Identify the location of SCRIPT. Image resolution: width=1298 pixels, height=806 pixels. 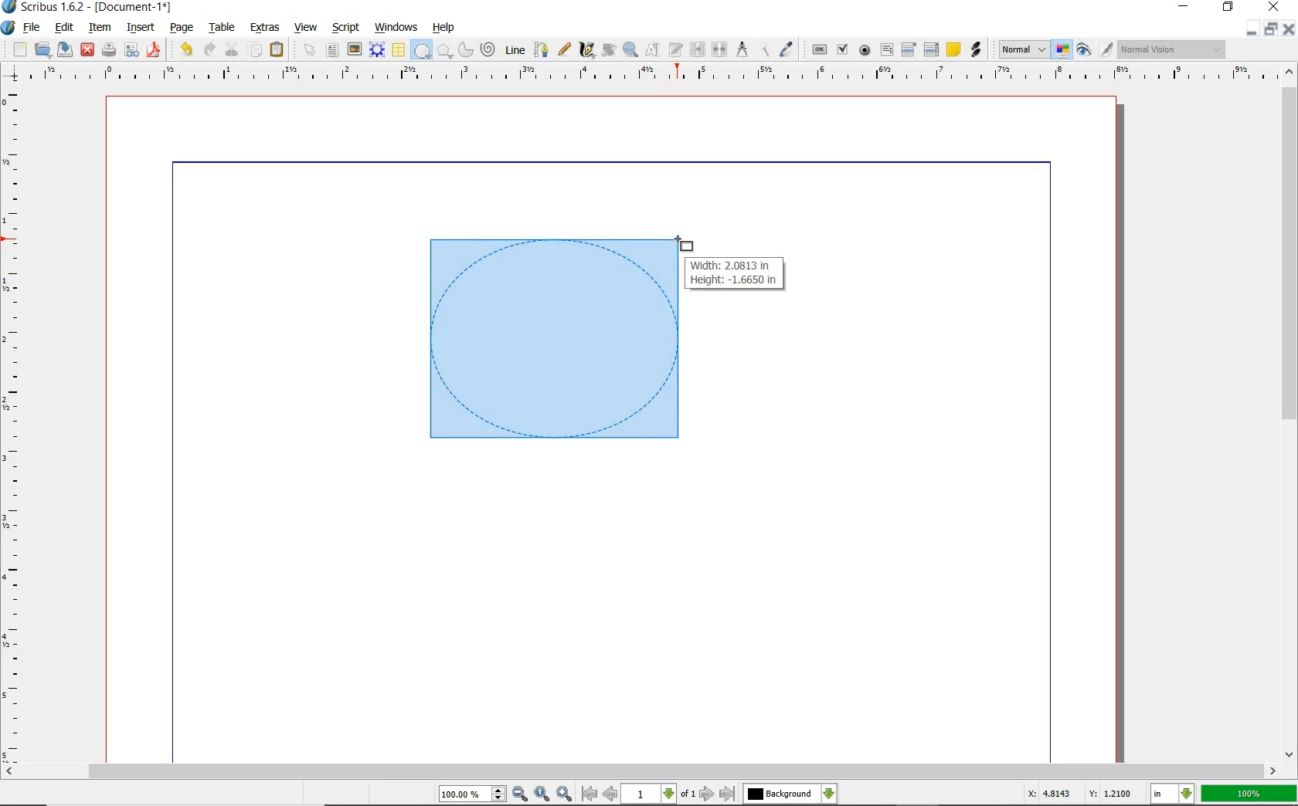
(344, 26).